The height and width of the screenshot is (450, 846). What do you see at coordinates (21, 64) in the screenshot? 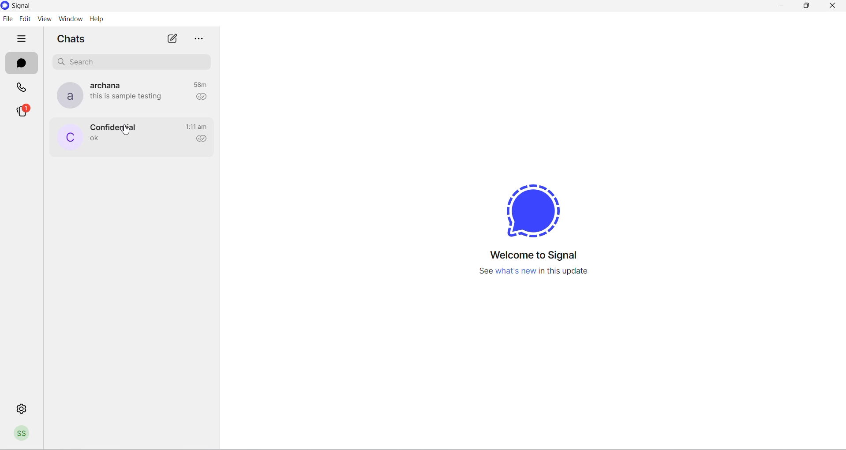
I see `messages` at bounding box center [21, 64].